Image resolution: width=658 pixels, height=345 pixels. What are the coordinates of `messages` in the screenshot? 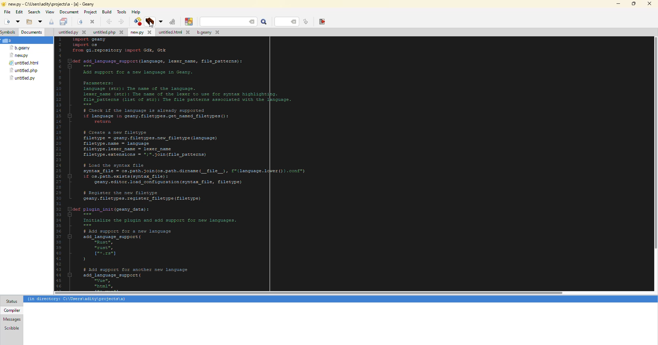 It's located at (12, 320).